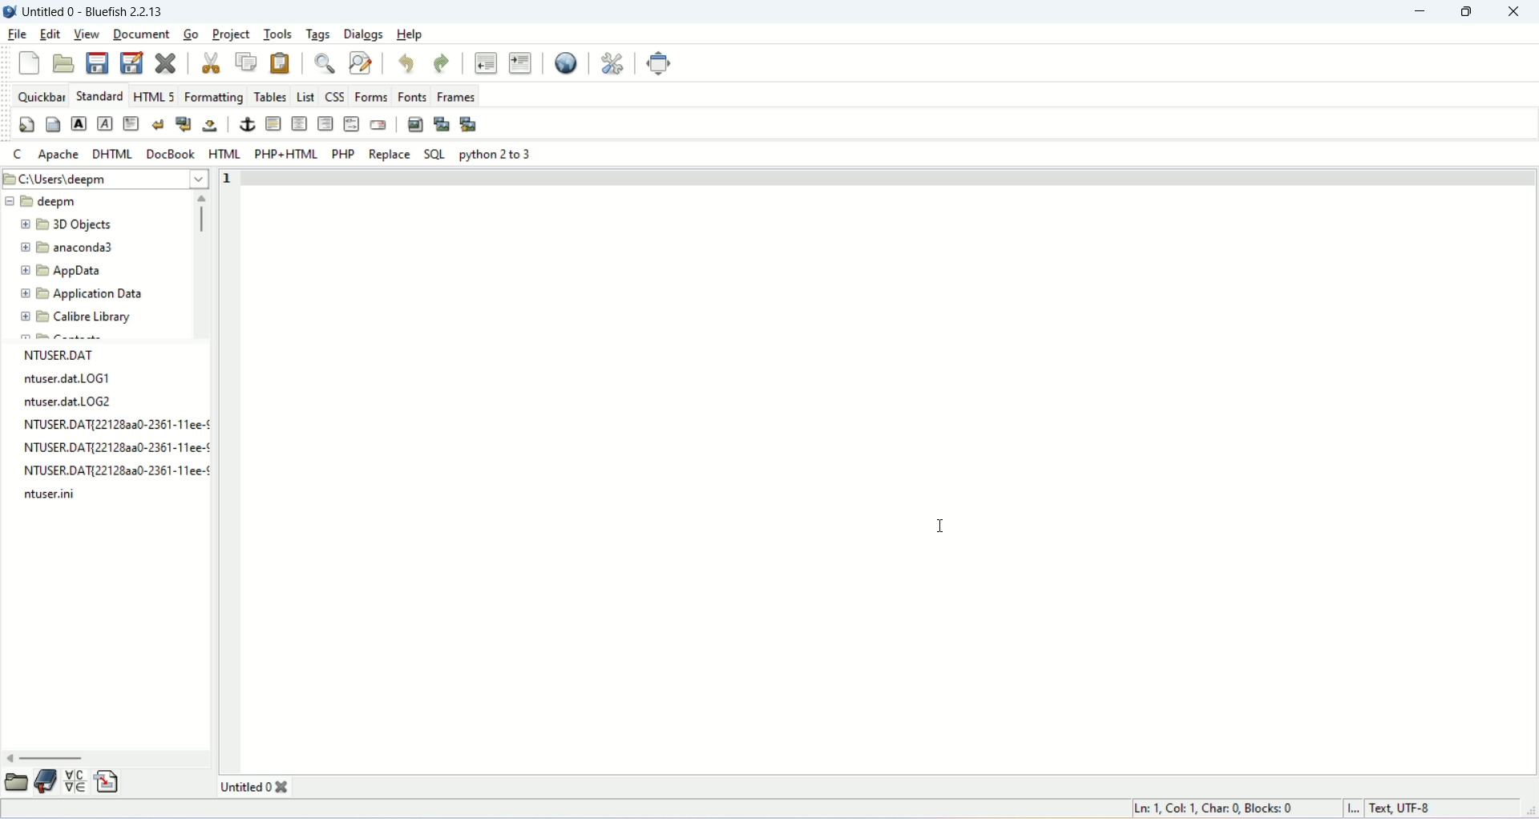 The width and height of the screenshot is (1539, 819). What do you see at coordinates (378, 125) in the screenshot?
I see `email` at bounding box center [378, 125].